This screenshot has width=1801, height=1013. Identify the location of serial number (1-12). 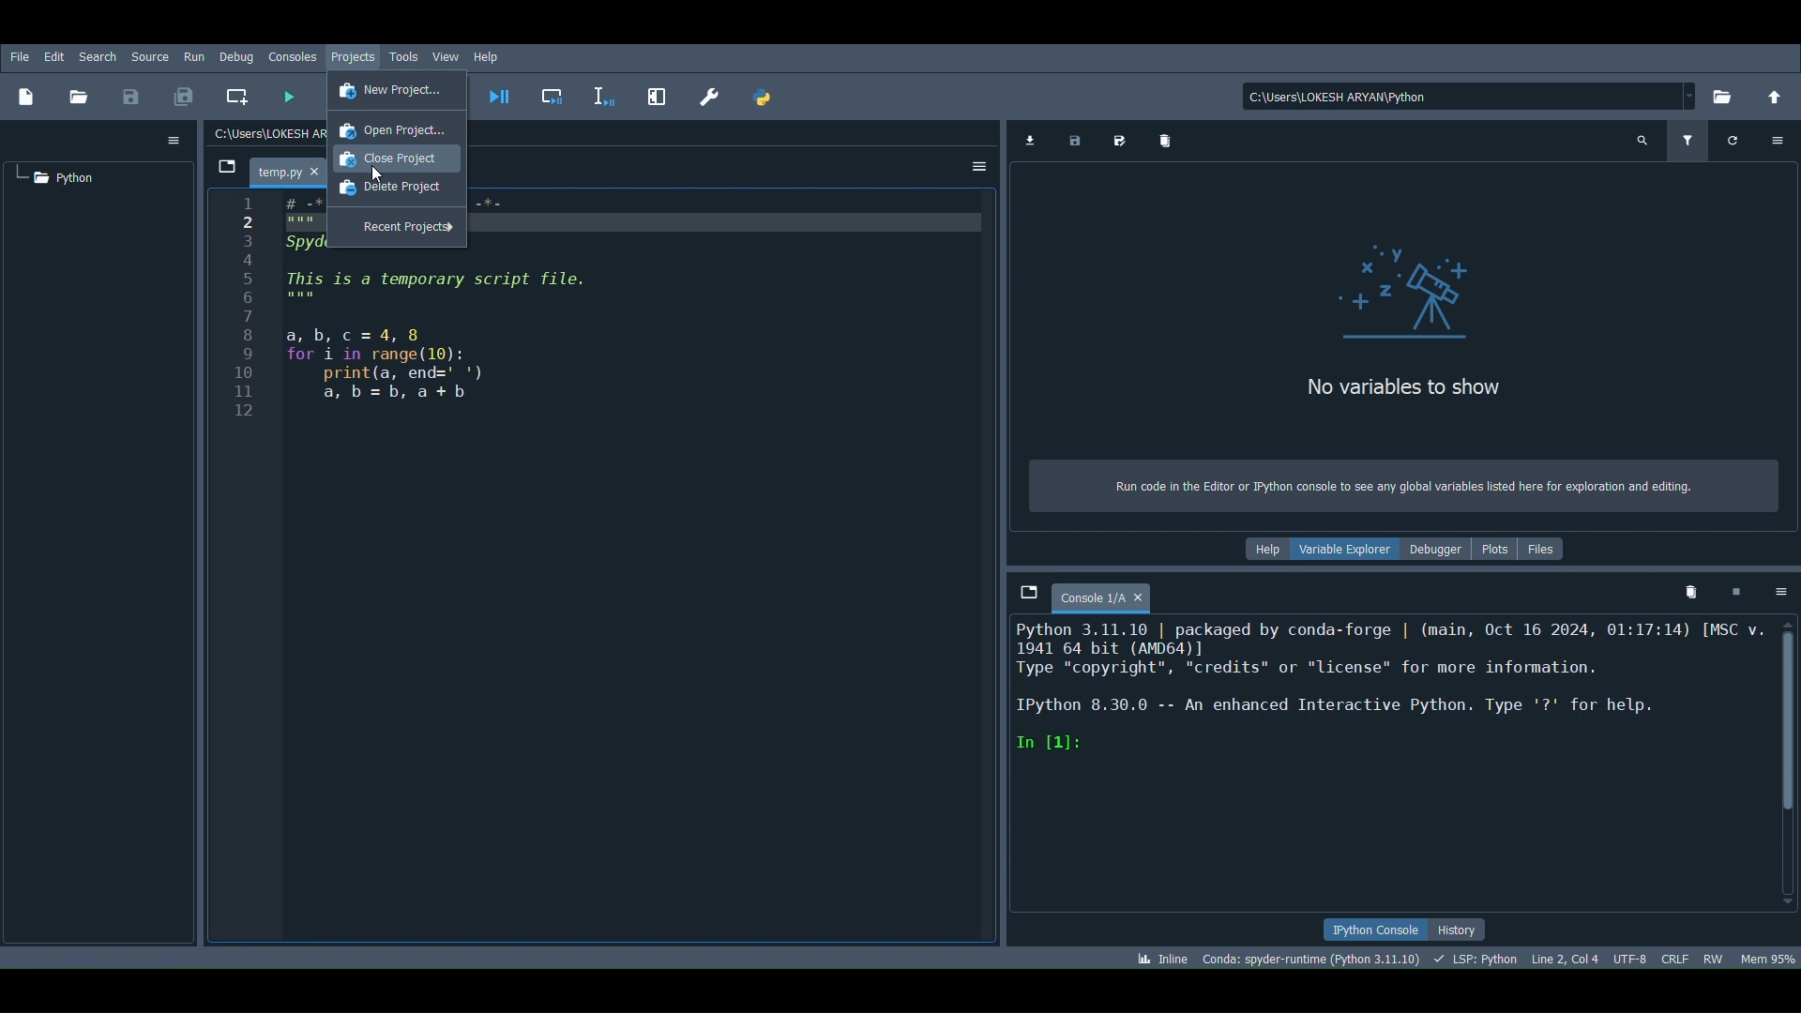
(247, 309).